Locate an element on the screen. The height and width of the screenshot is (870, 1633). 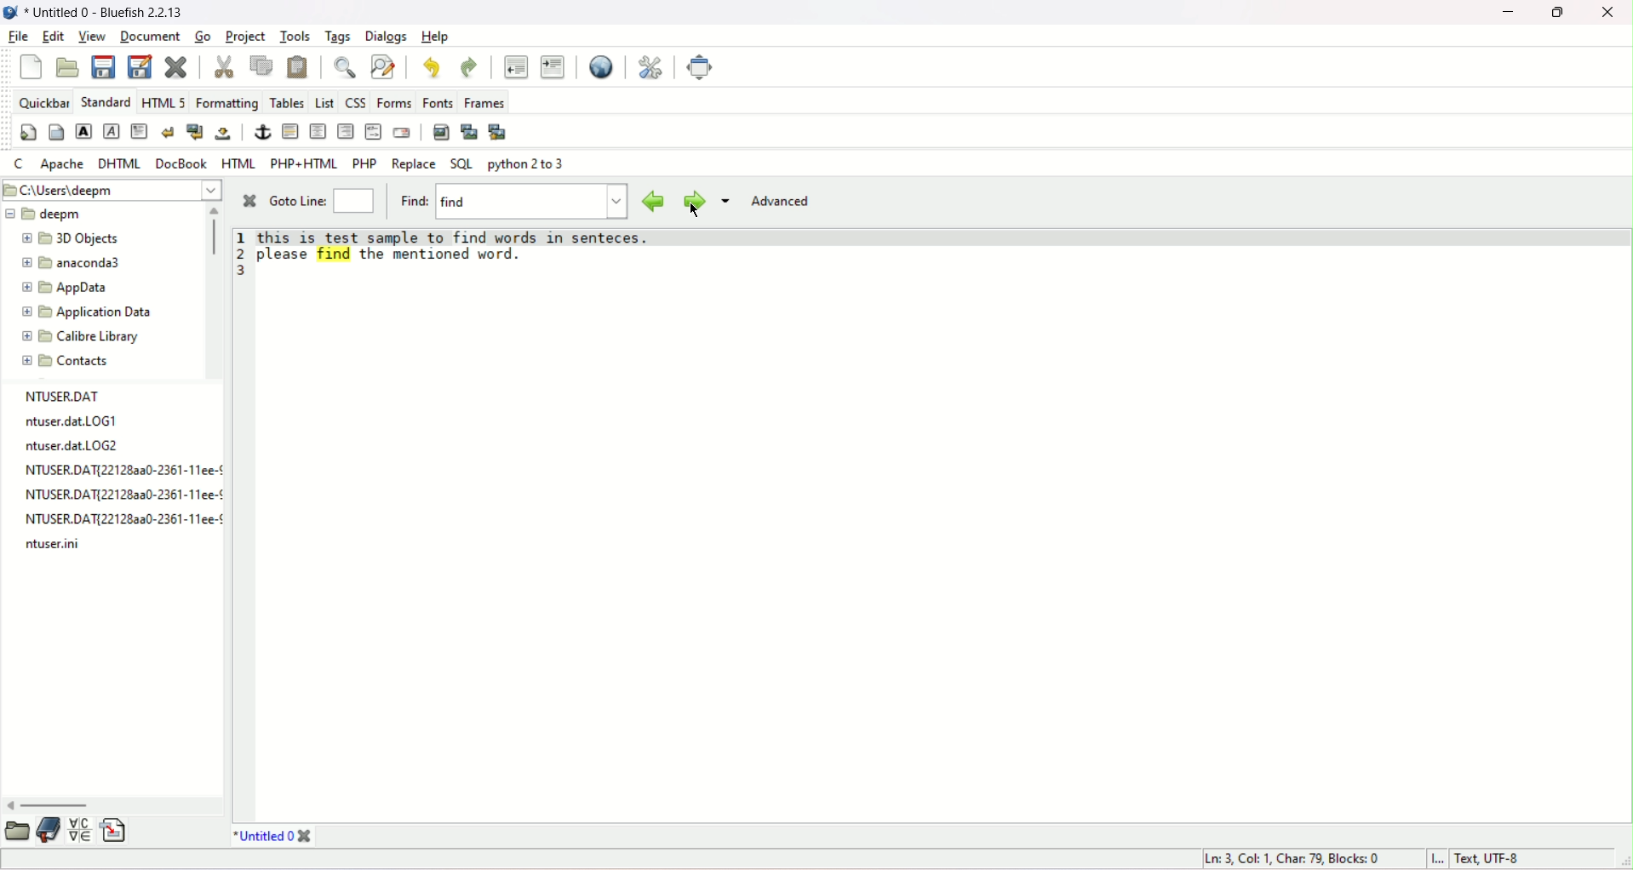
strong is located at coordinates (83, 130).